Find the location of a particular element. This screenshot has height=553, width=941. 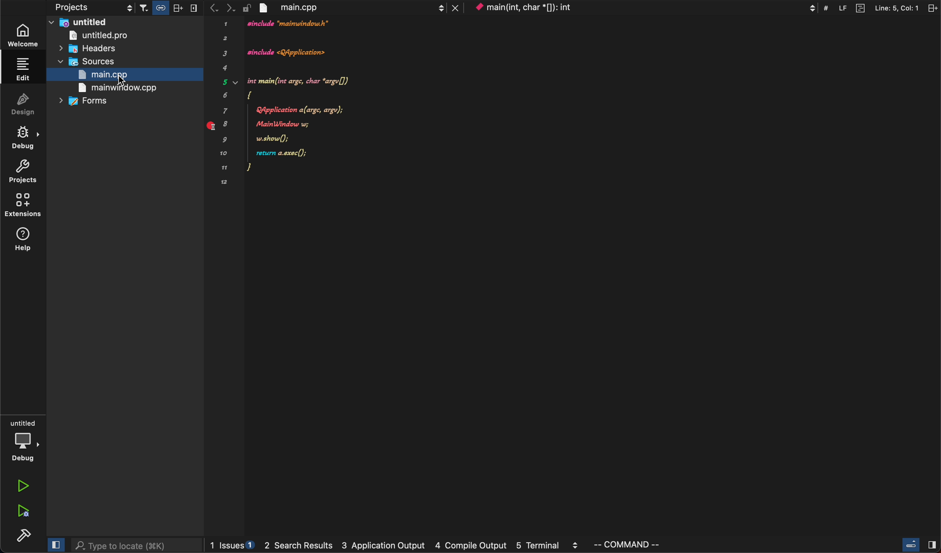

extentions is located at coordinates (23, 206).